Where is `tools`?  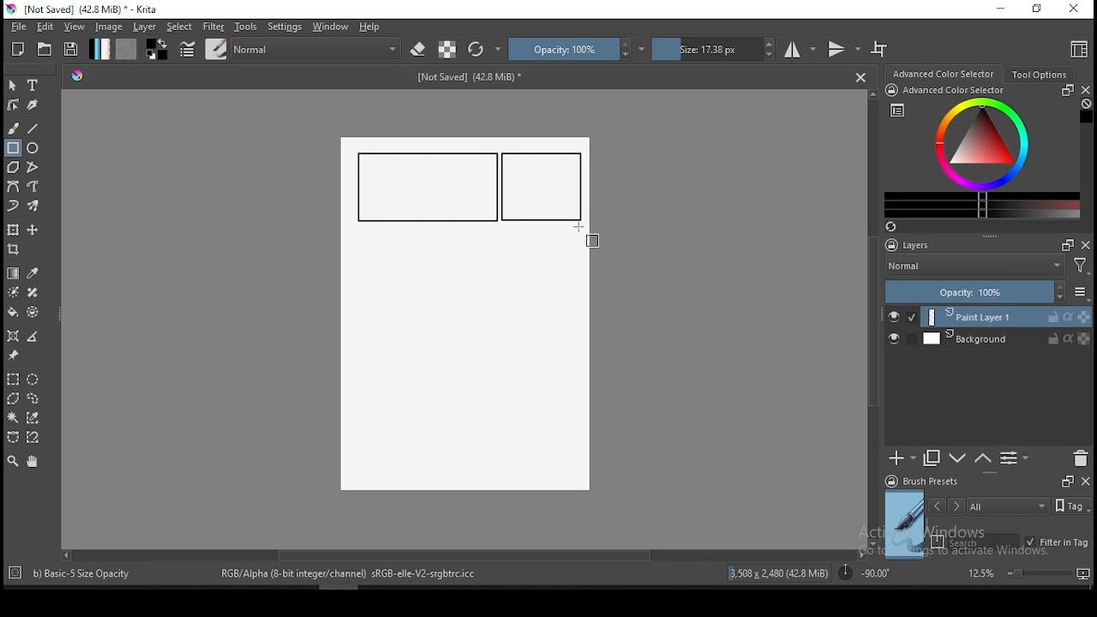
tools is located at coordinates (246, 27).